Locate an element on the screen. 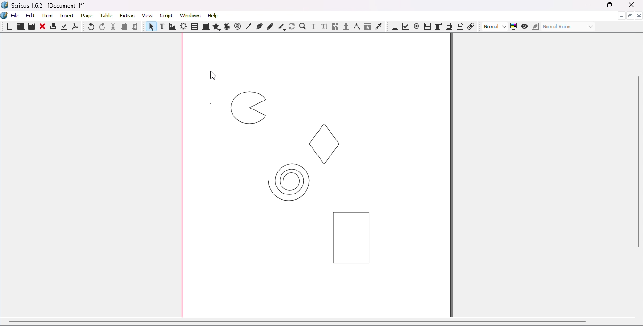 Image resolution: width=643 pixels, height=326 pixels. Insert is located at coordinates (68, 15).